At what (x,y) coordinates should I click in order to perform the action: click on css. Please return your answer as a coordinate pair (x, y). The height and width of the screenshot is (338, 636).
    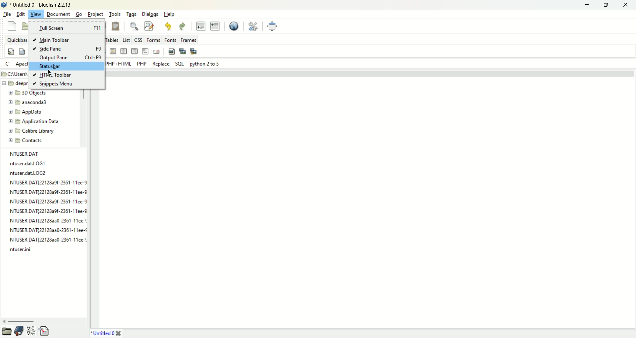
    Looking at the image, I should click on (137, 40).